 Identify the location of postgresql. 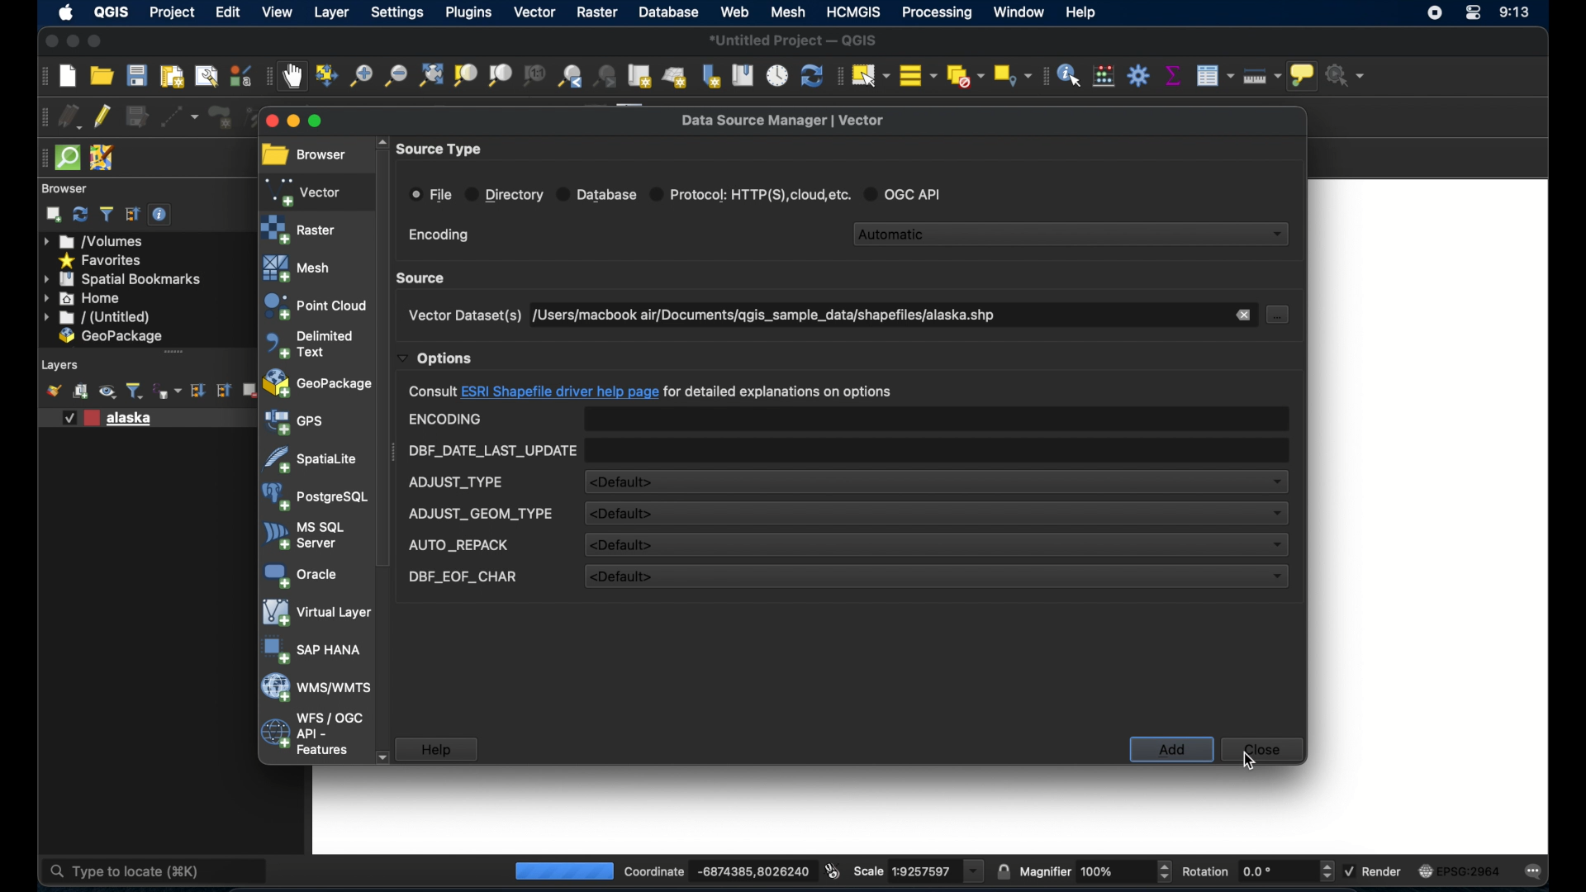
(315, 497).